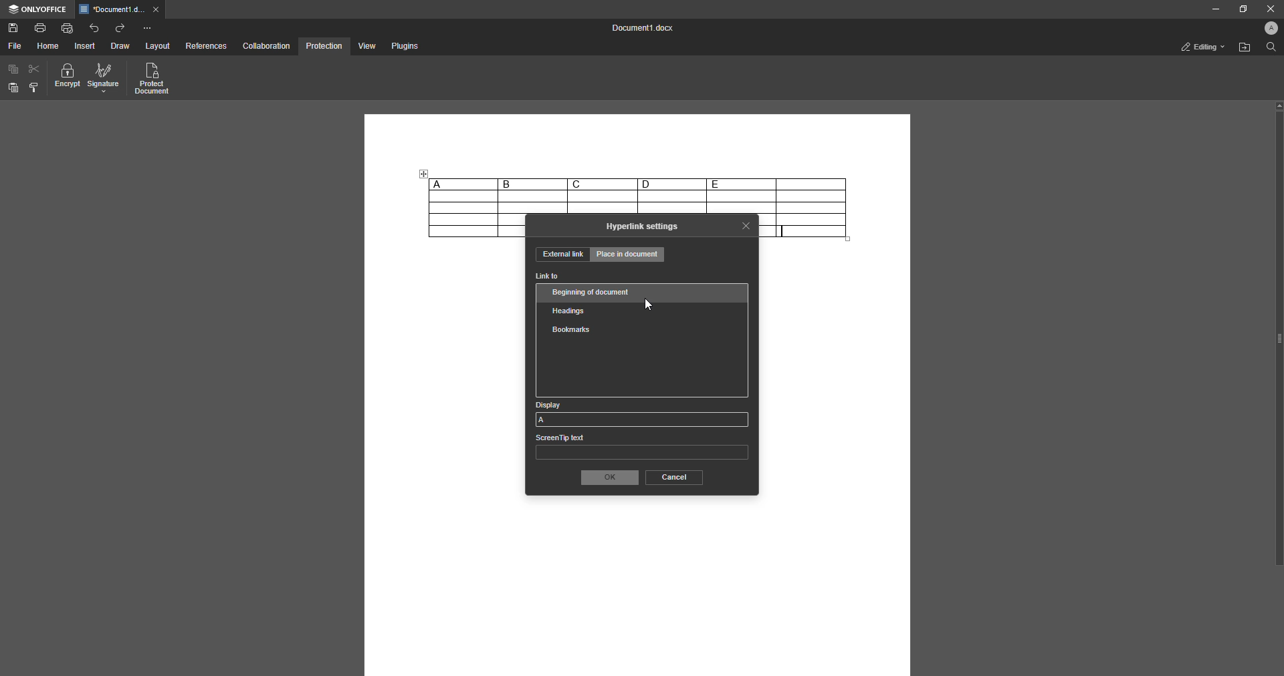  I want to click on Redo, so click(121, 28).